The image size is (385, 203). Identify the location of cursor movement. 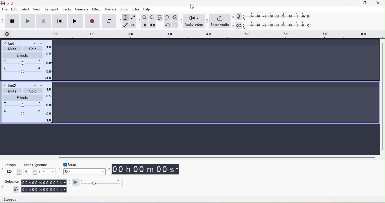
(192, 7).